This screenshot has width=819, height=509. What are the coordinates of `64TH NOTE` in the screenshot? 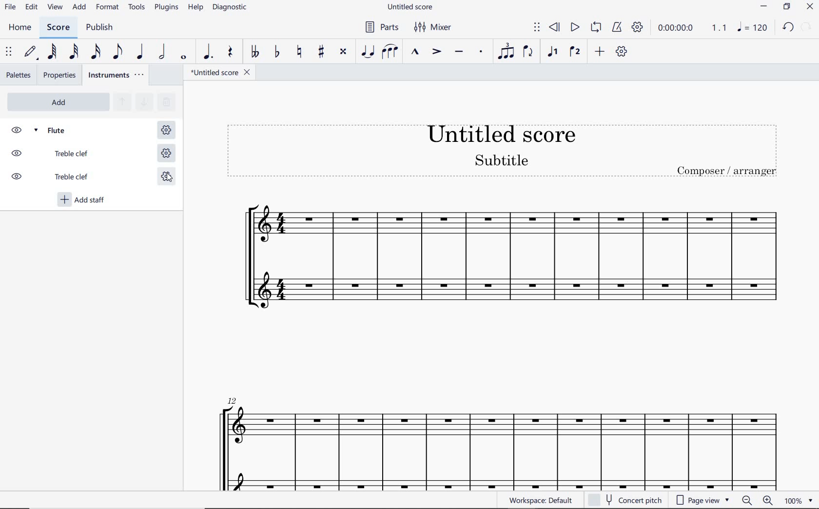 It's located at (53, 52).